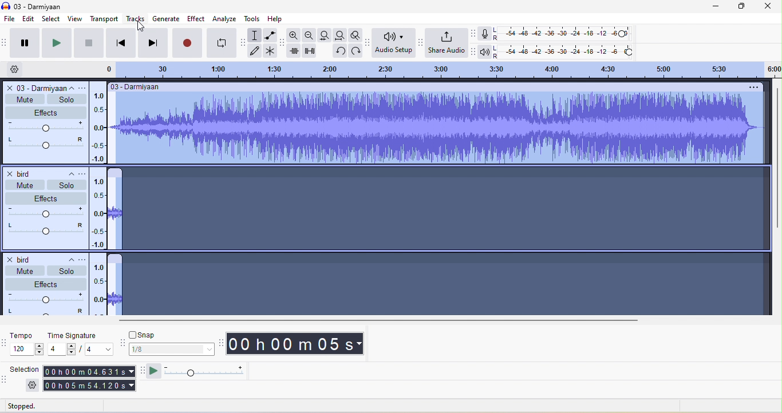 Image resolution: width=782 pixels, height=413 pixels. What do you see at coordinates (67, 172) in the screenshot?
I see `collapse` at bounding box center [67, 172].